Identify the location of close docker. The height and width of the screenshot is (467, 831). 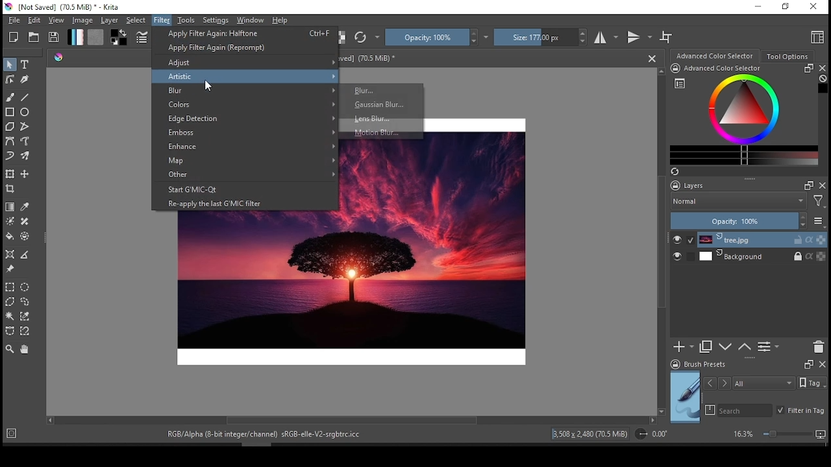
(823, 67).